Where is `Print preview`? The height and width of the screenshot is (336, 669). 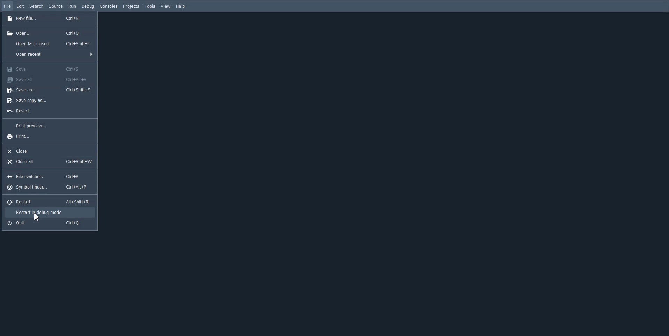 Print preview is located at coordinates (48, 125).